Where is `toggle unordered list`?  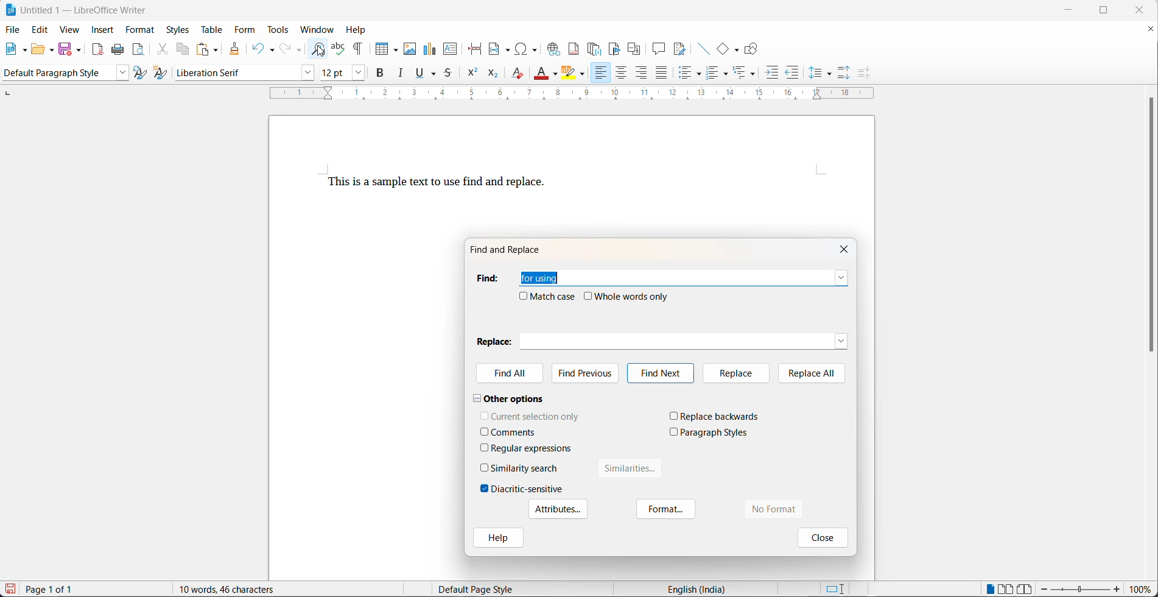 toggle unordered list is located at coordinates (688, 75).